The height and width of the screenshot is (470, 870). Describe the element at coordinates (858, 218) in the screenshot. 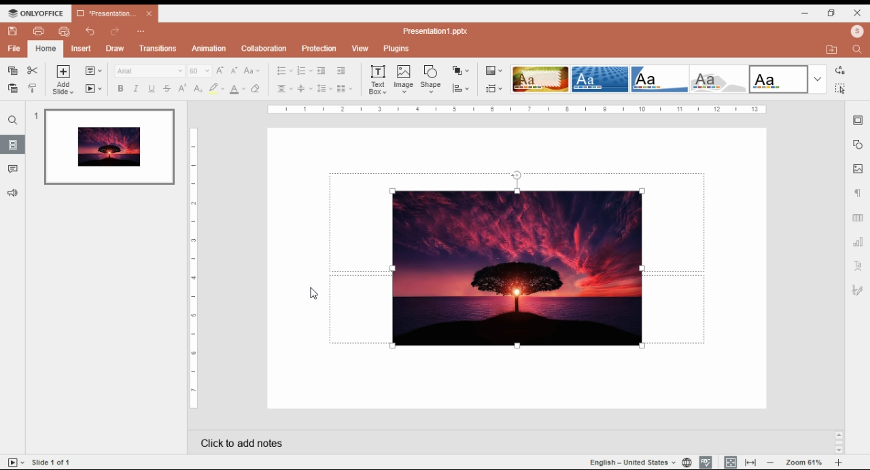

I see `table  settings` at that location.